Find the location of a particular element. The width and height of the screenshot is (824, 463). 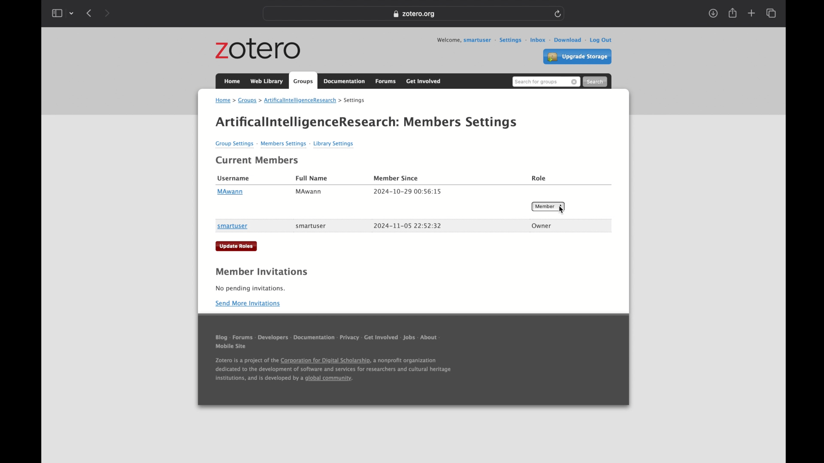

forums is located at coordinates (242, 339).